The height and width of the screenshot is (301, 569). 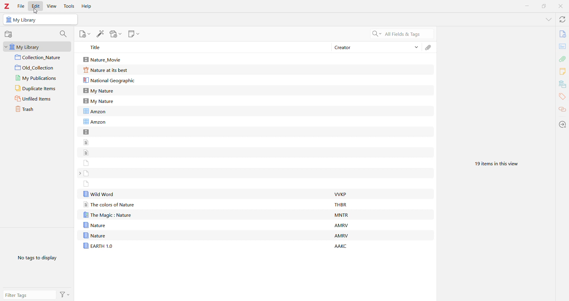 I want to click on Locate, so click(x=562, y=124).